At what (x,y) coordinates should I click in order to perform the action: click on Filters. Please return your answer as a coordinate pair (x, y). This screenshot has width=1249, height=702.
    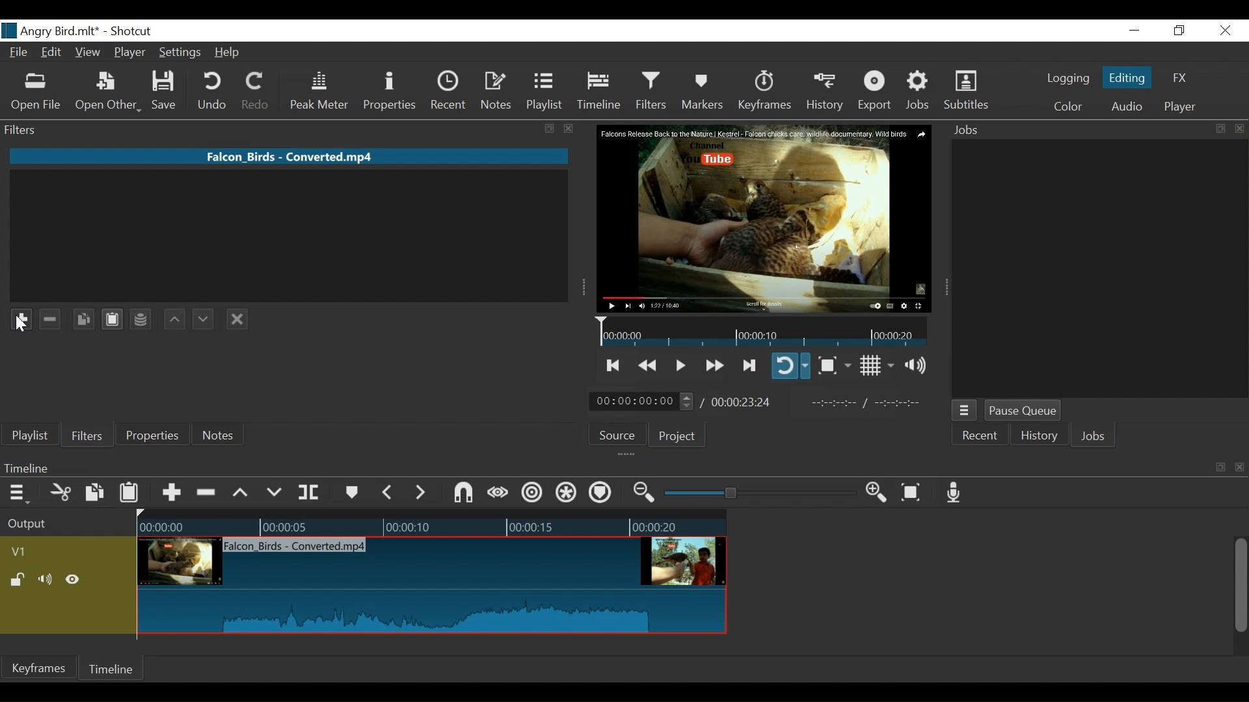
    Looking at the image, I should click on (653, 90).